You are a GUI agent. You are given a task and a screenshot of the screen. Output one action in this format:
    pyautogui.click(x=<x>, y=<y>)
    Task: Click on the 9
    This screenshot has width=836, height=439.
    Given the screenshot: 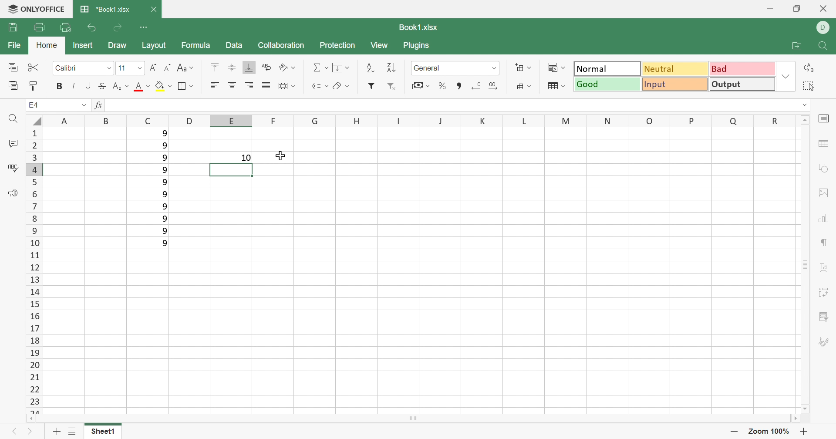 What is the action you would take?
    pyautogui.click(x=164, y=181)
    